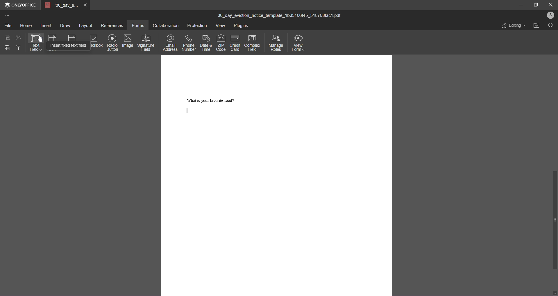  Describe the element at coordinates (46, 26) in the screenshot. I see `insert` at that location.